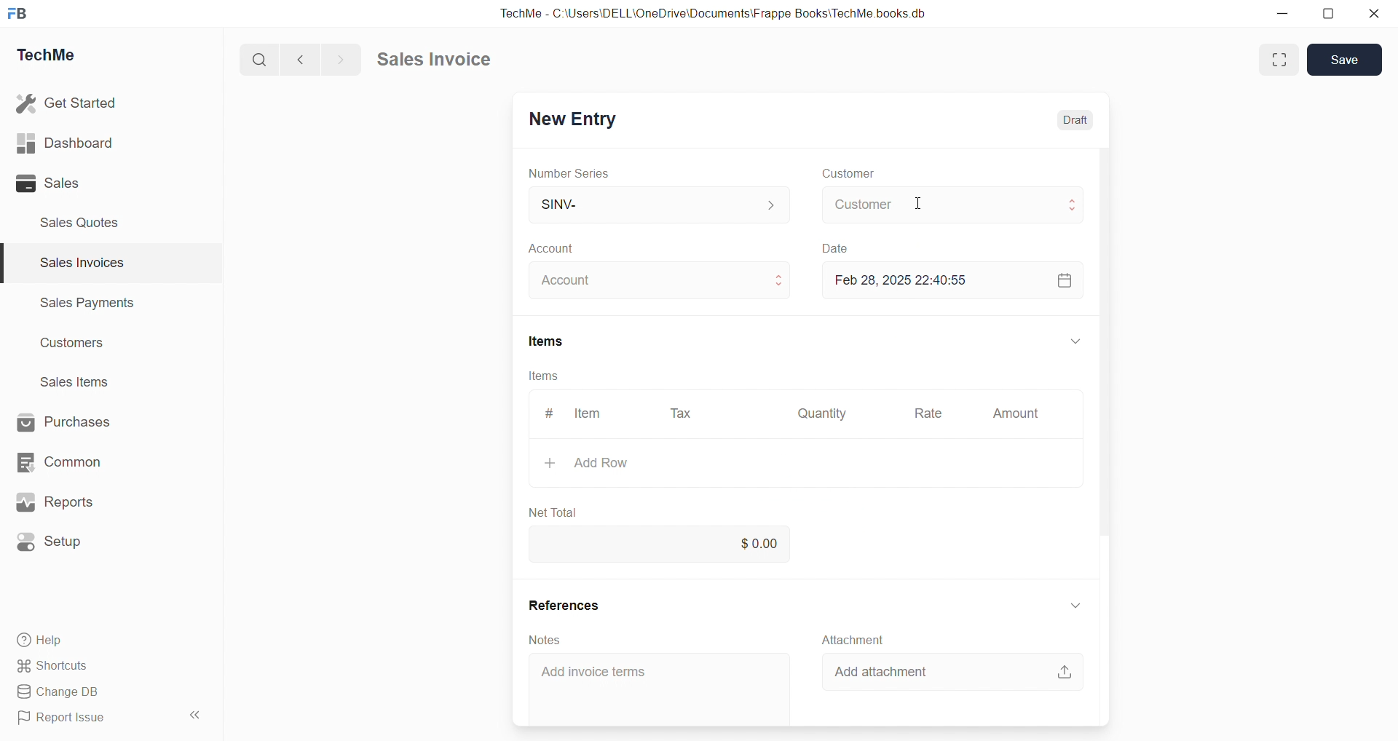 The width and height of the screenshot is (1398, 741). What do you see at coordinates (1345, 59) in the screenshot?
I see `Save` at bounding box center [1345, 59].